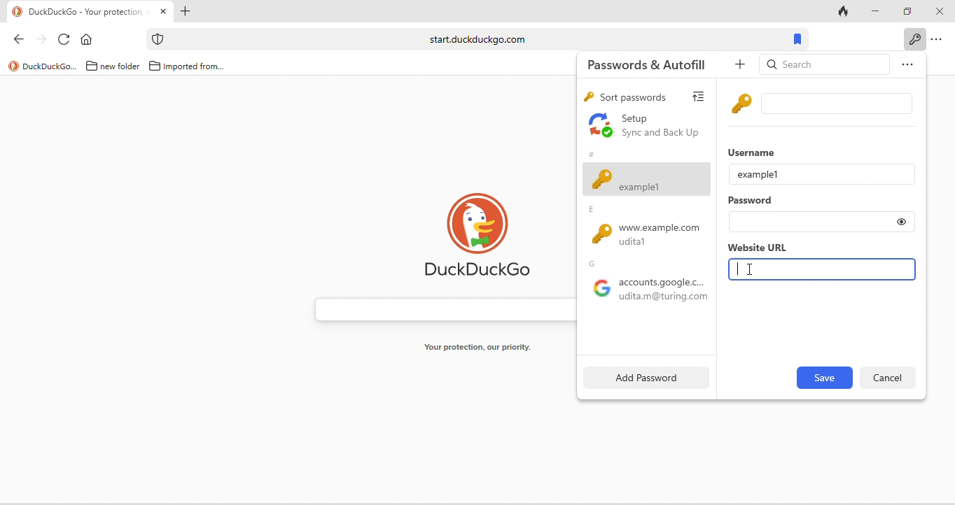 The height and width of the screenshot is (505, 955). What do you see at coordinates (50, 67) in the screenshot?
I see `duckduckgo...` at bounding box center [50, 67].